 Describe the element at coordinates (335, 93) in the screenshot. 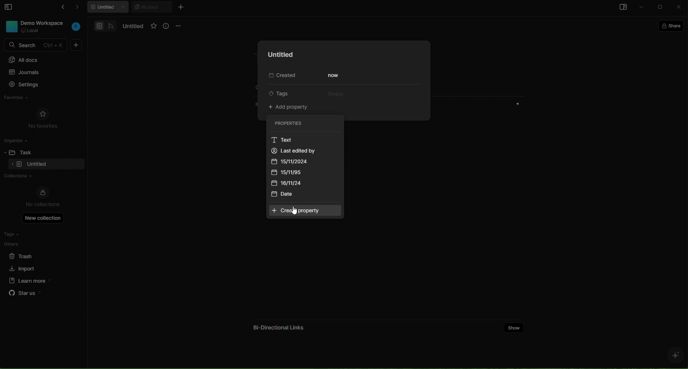

I see `empty` at that location.